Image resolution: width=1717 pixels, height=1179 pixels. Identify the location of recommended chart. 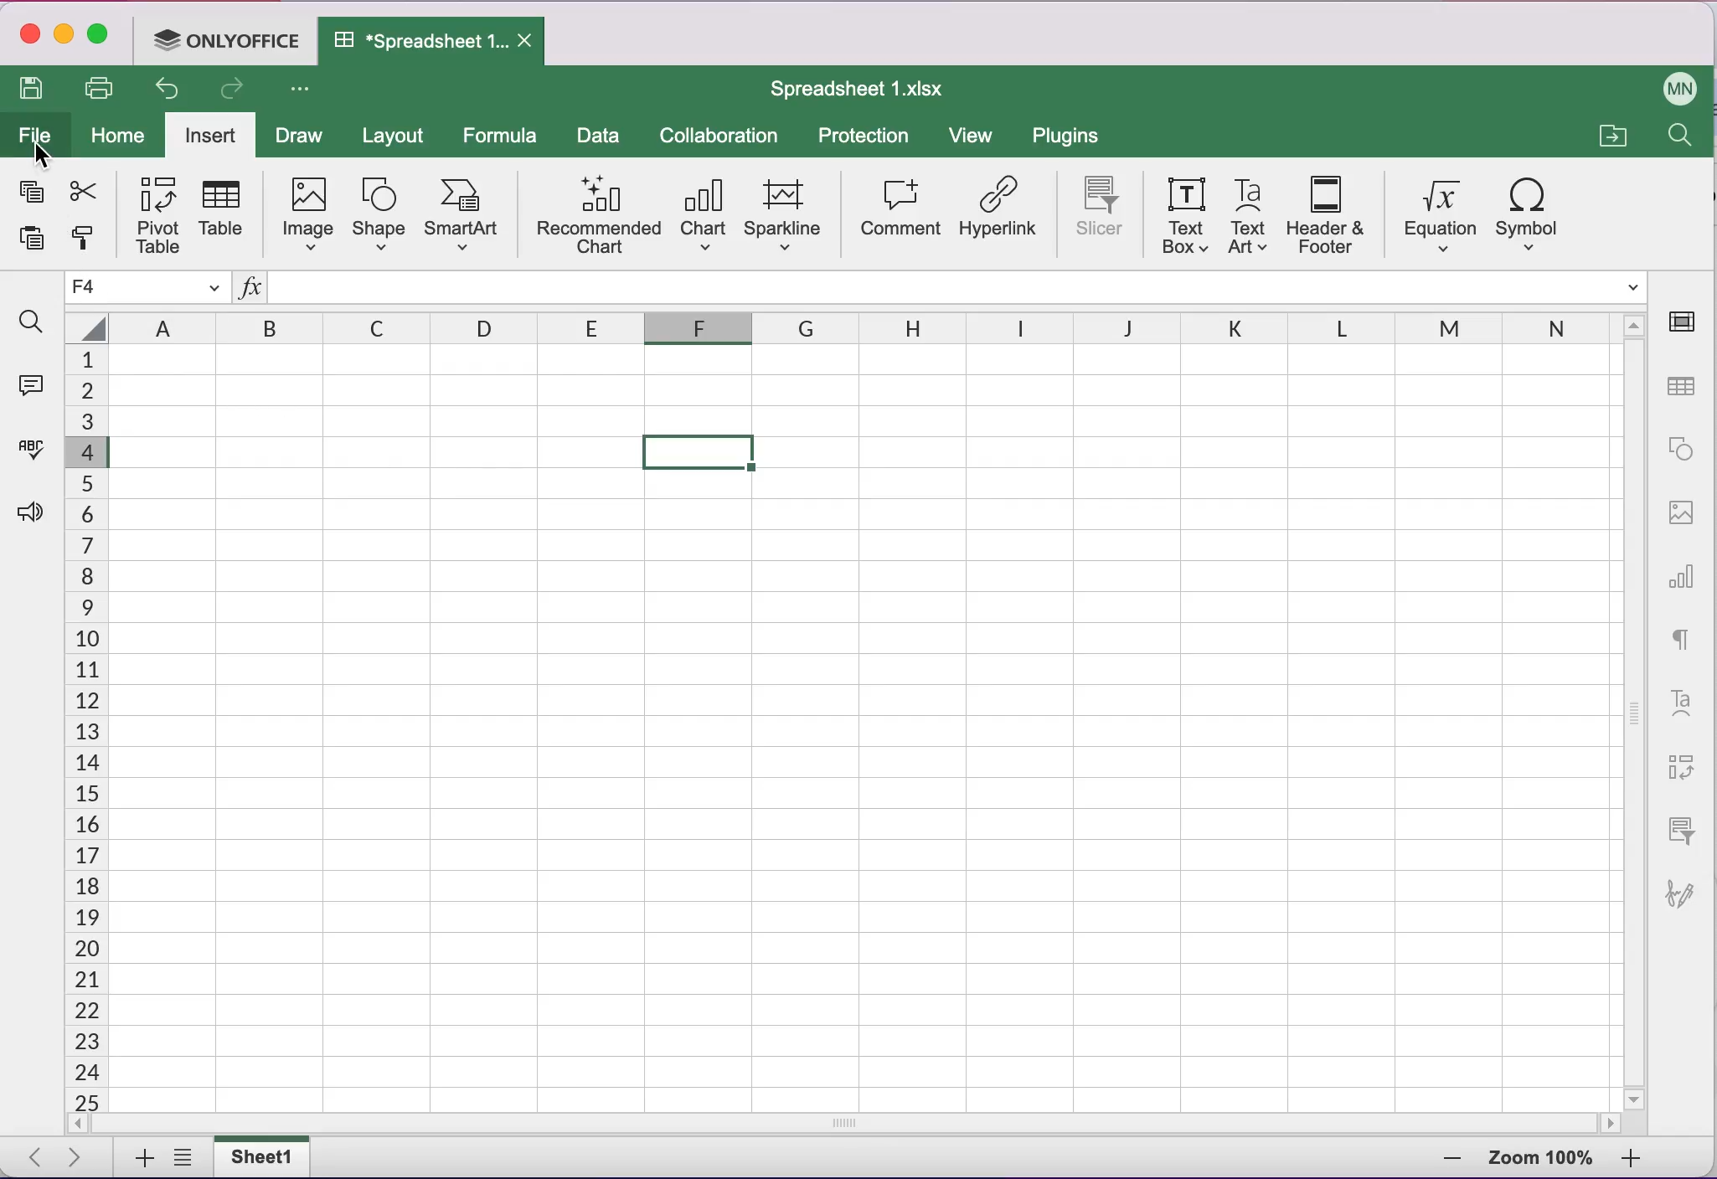
(598, 214).